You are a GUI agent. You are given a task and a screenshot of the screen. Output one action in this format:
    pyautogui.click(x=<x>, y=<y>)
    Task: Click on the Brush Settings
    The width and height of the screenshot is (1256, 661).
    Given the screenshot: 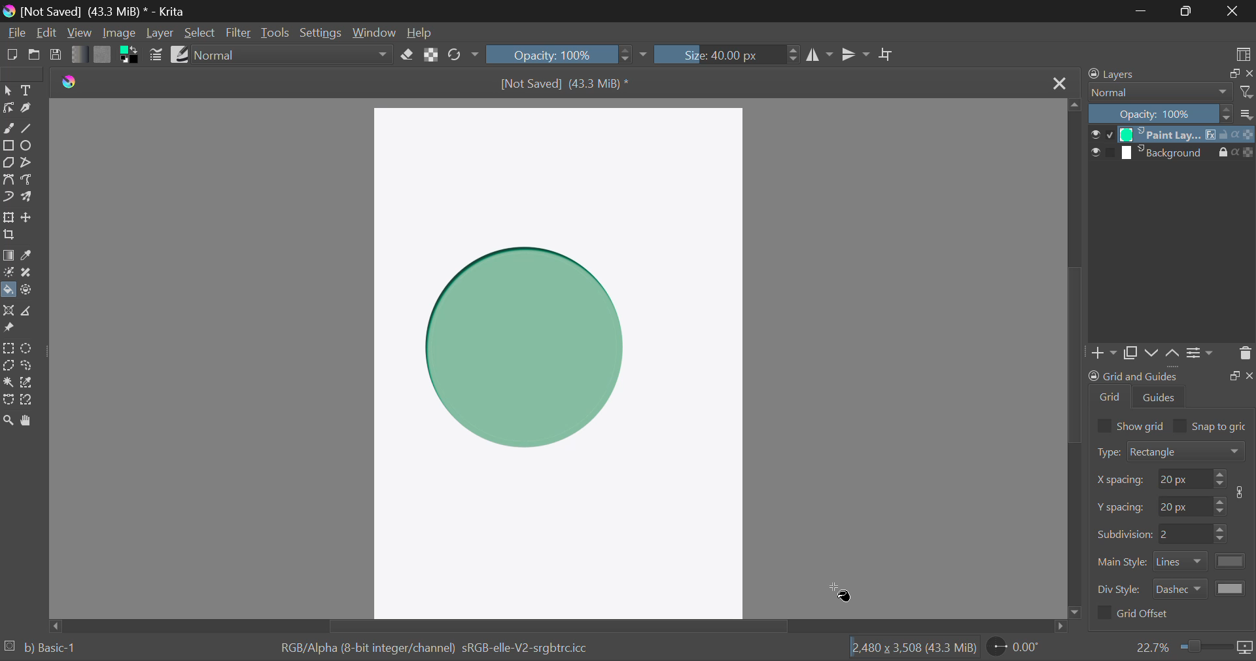 What is the action you would take?
    pyautogui.click(x=156, y=55)
    